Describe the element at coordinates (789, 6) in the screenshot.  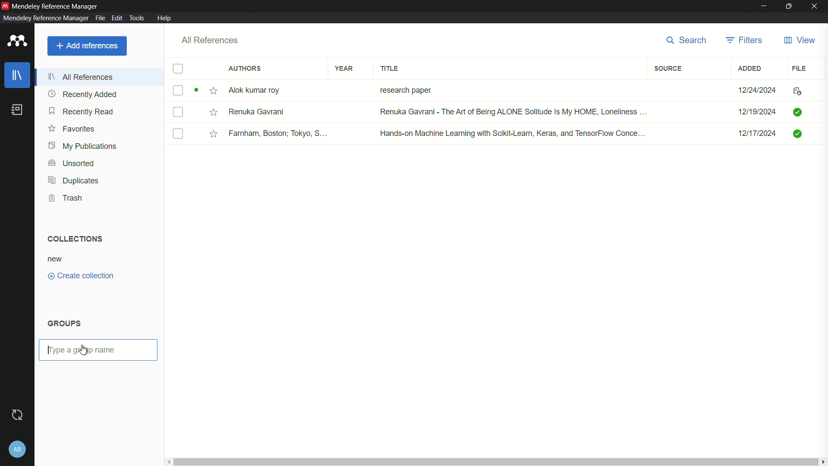
I see `maximize` at that location.